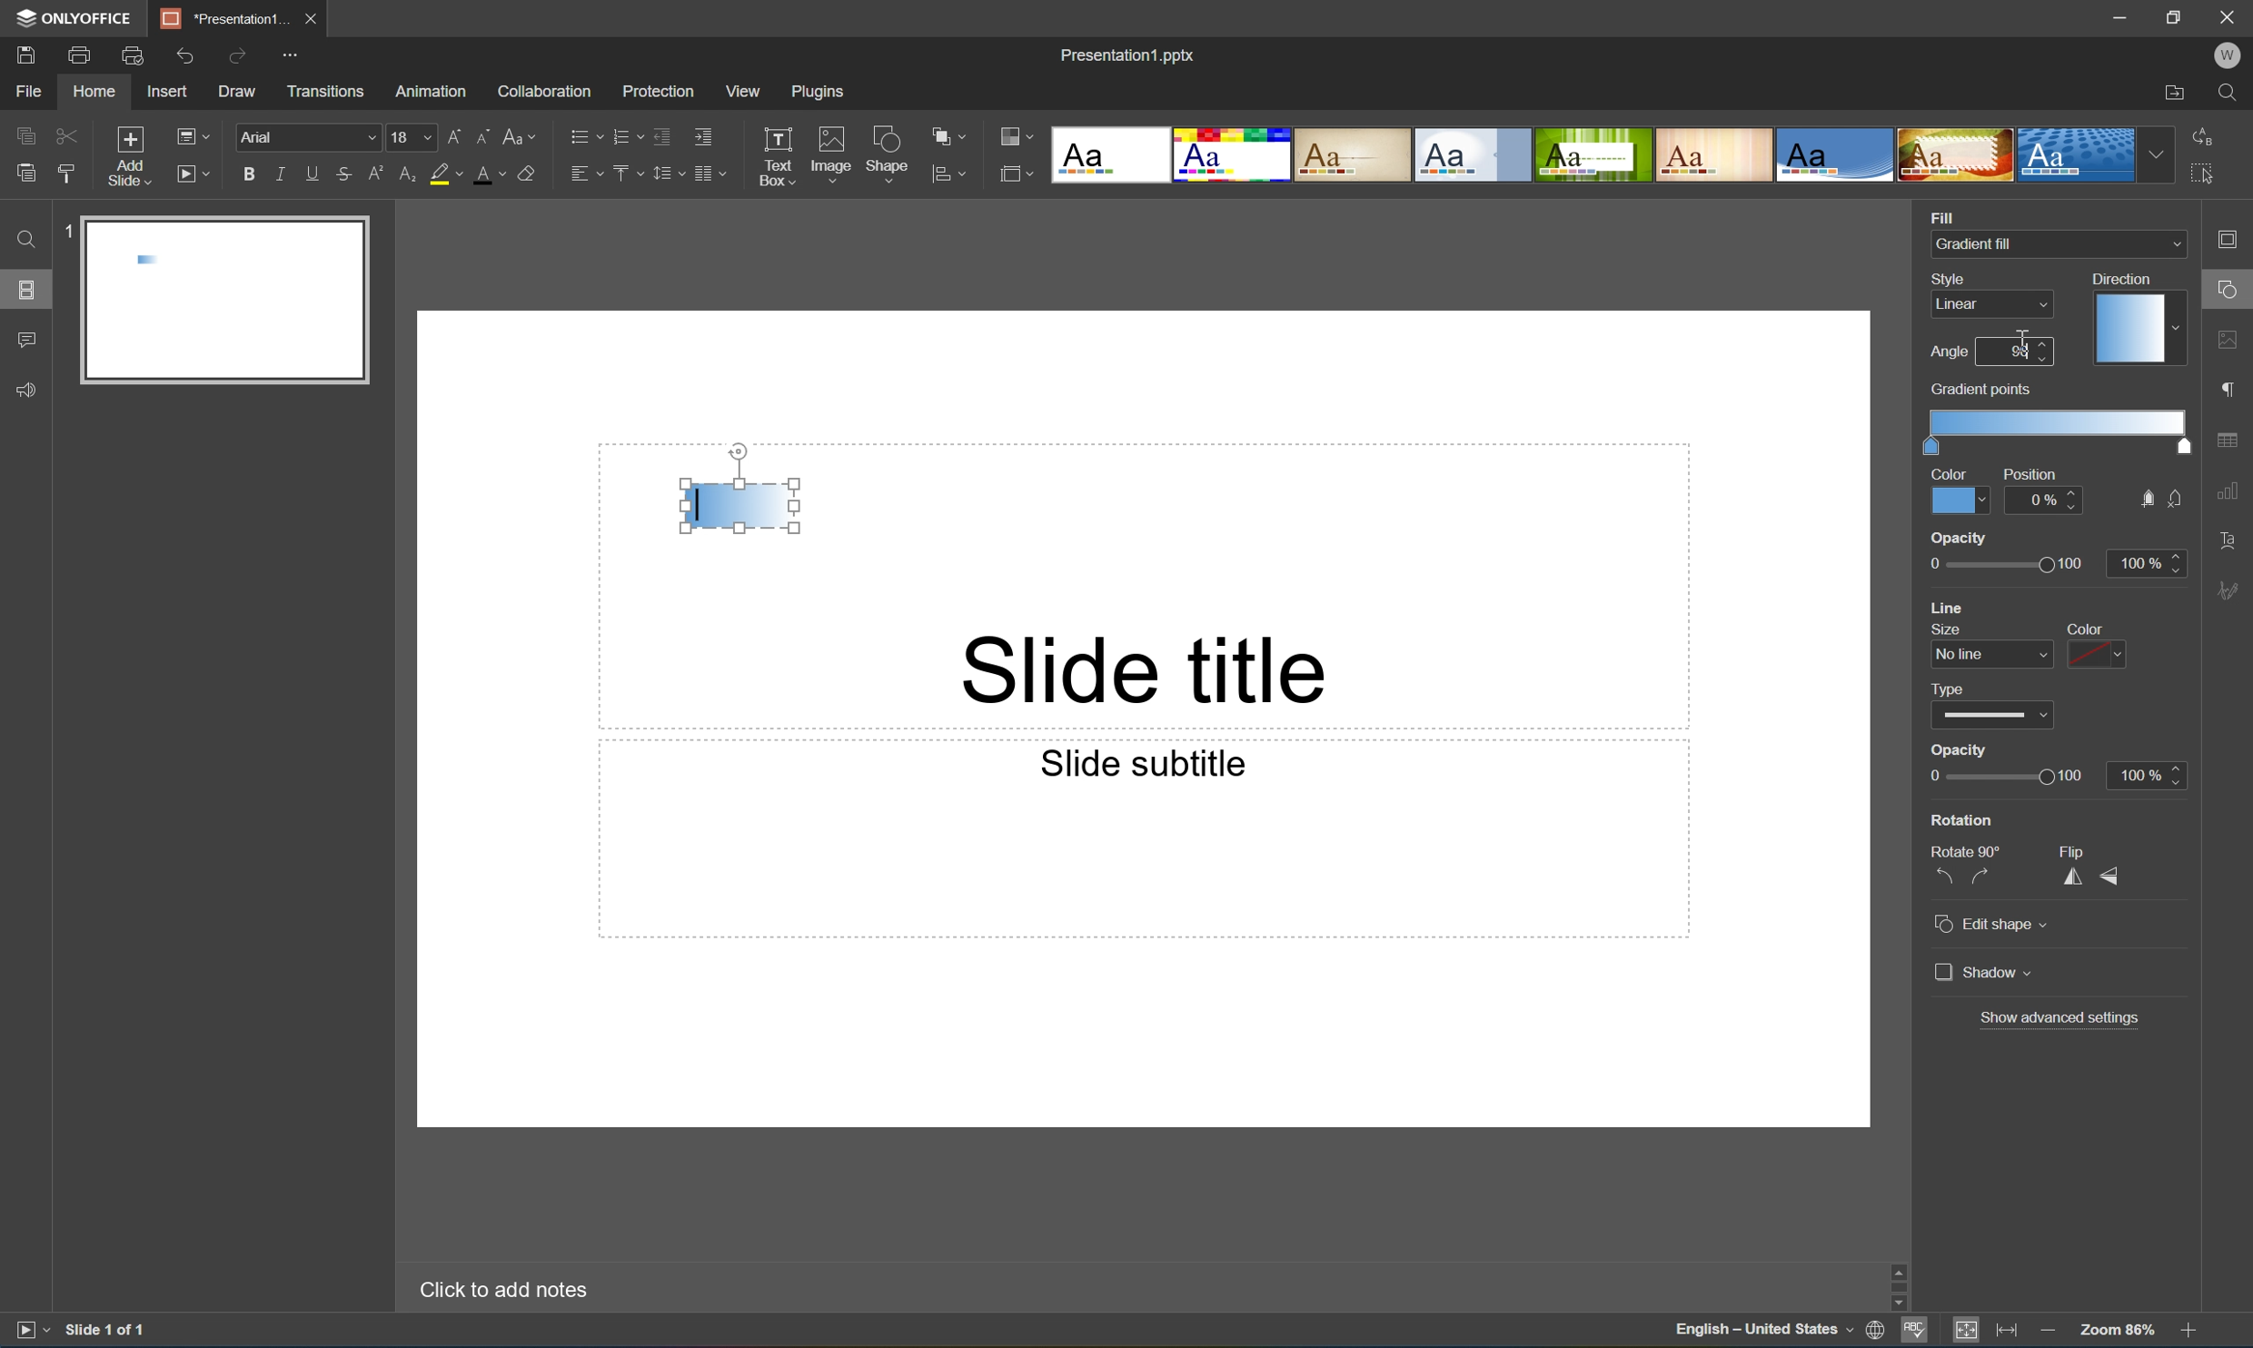  What do you see at coordinates (2202, 134) in the screenshot?
I see `Replace` at bounding box center [2202, 134].